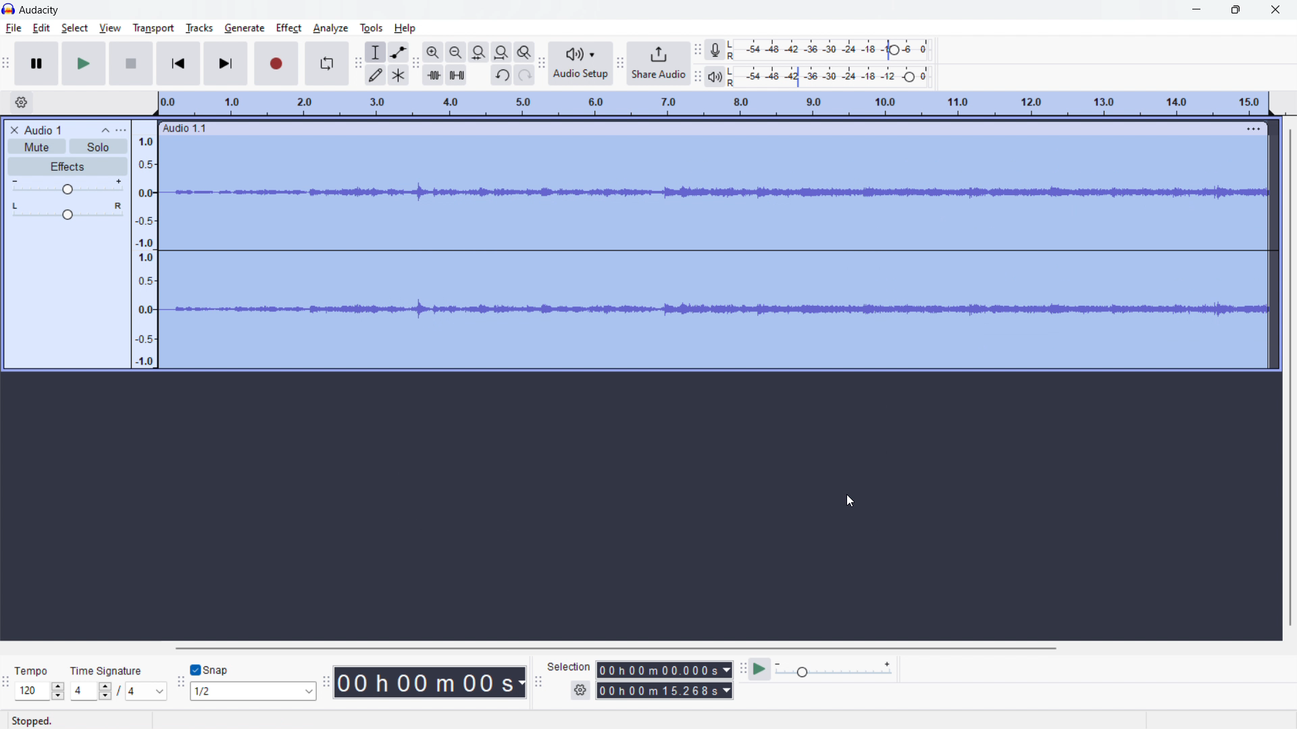 The height and width of the screenshot is (729, 1297). What do you see at coordinates (36, 63) in the screenshot?
I see `pause` at bounding box center [36, 63].